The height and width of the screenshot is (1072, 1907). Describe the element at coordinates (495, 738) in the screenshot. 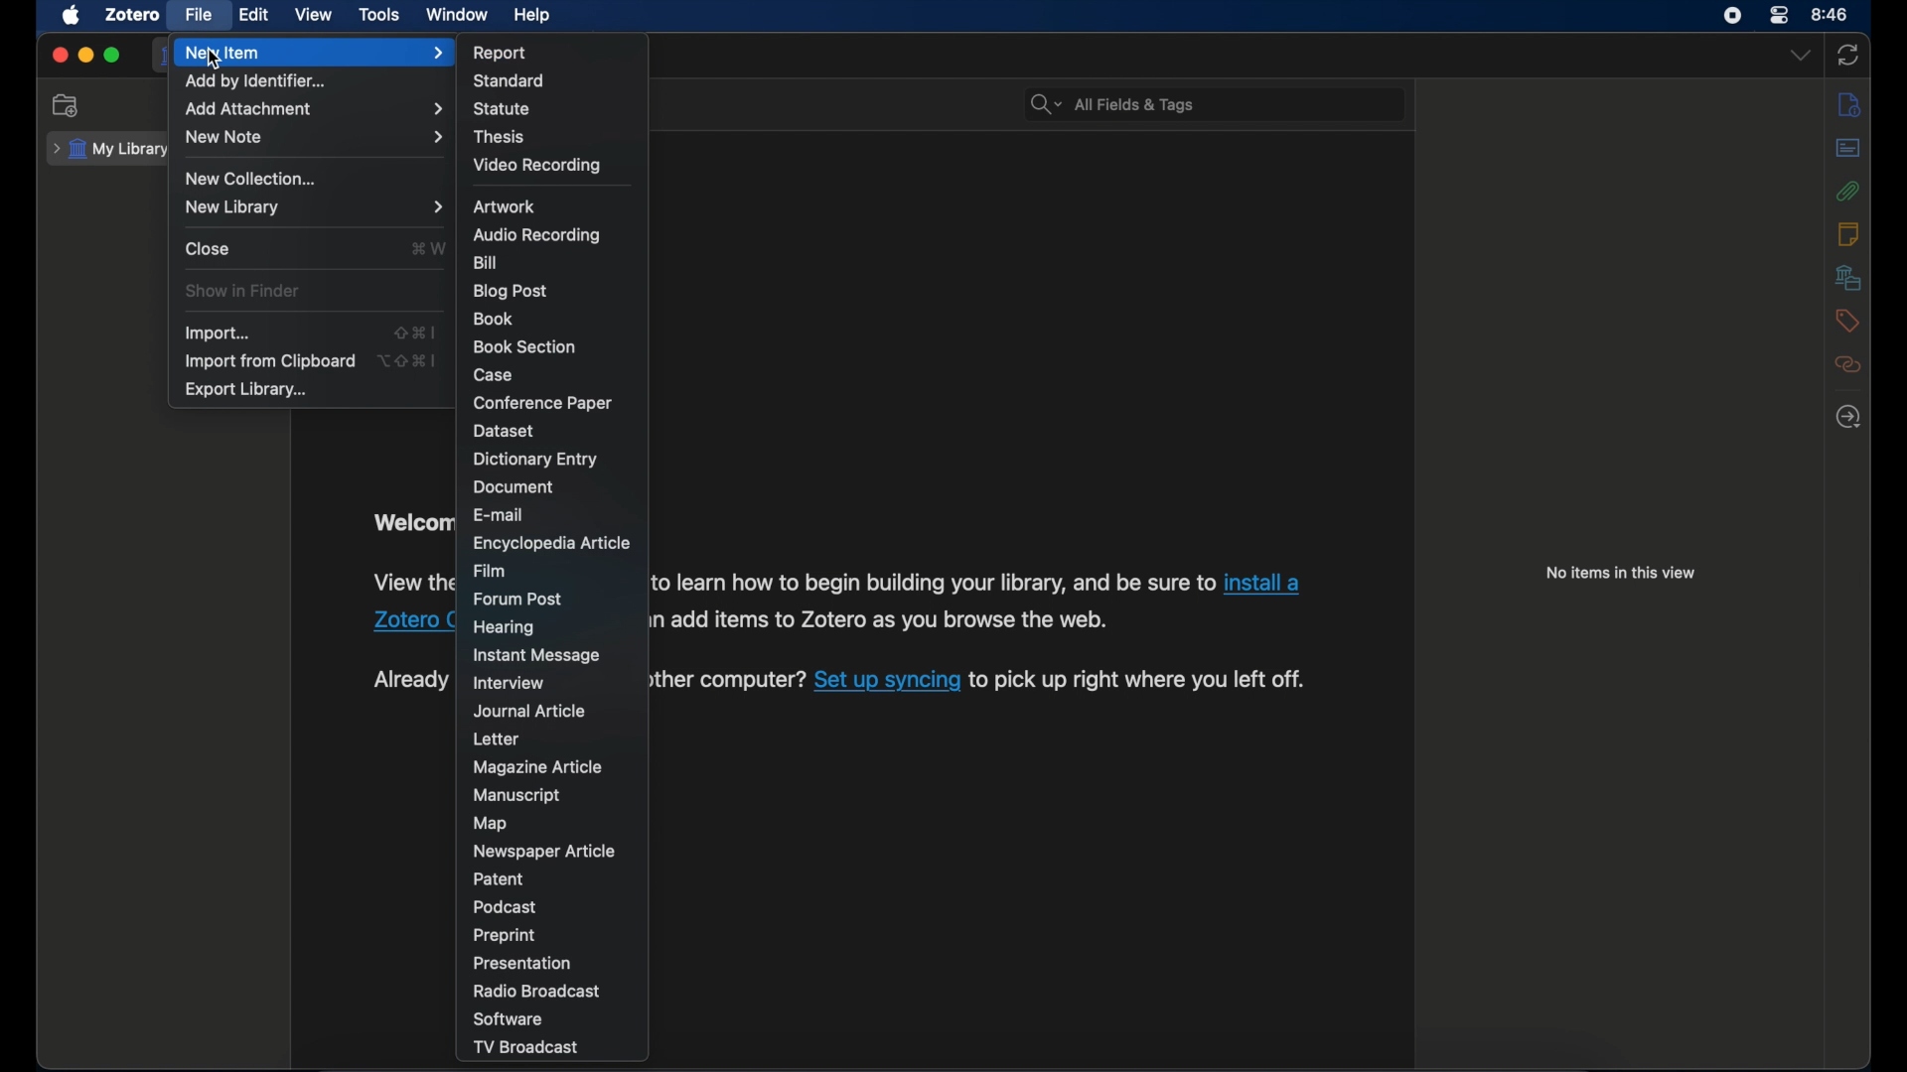

I see `letter` at that location.